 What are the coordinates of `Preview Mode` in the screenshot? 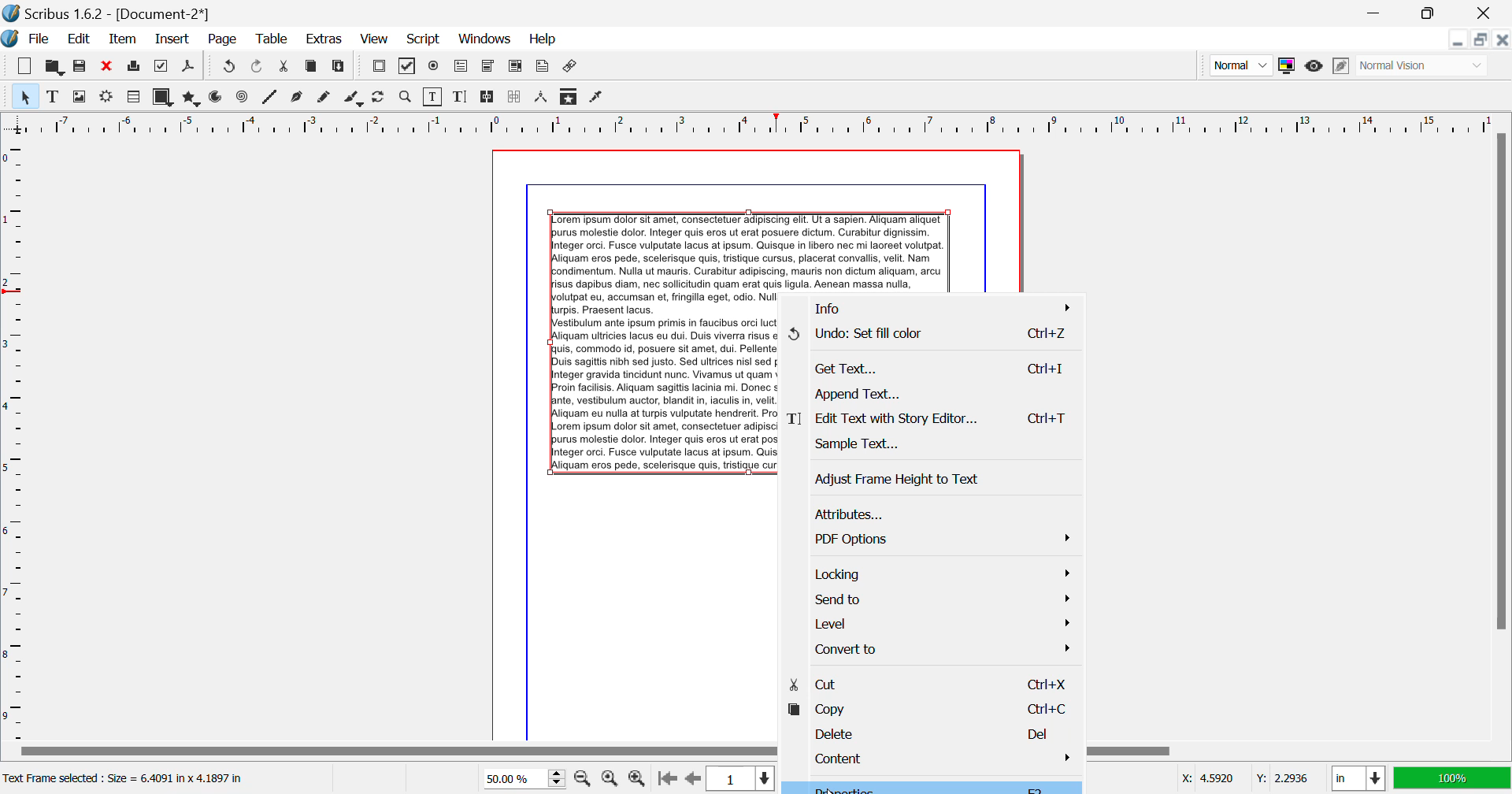 It's located at (1314, 68).